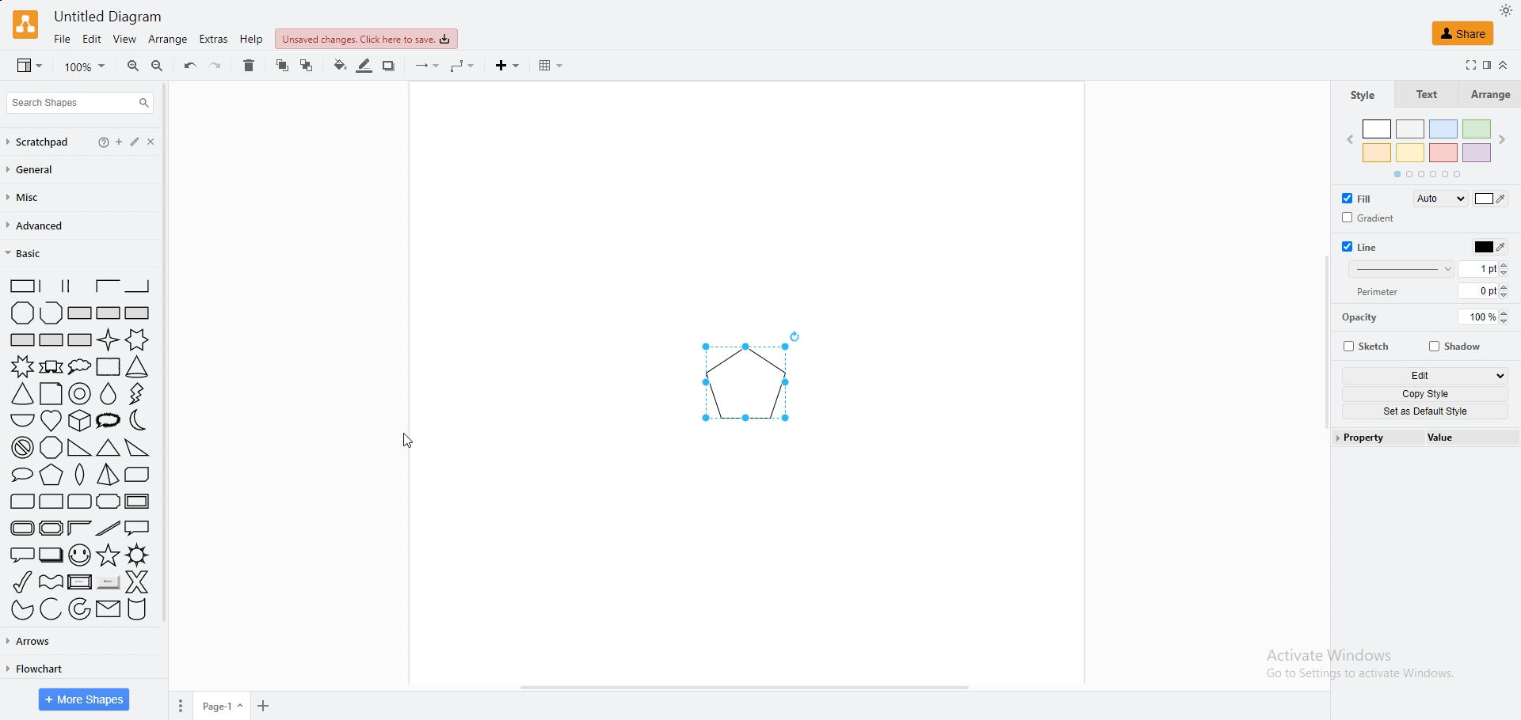 The image size is (1521, 720). Describe the element at coordinates (108, 583) in the screenshot. I see `button(shaded)` at that location.